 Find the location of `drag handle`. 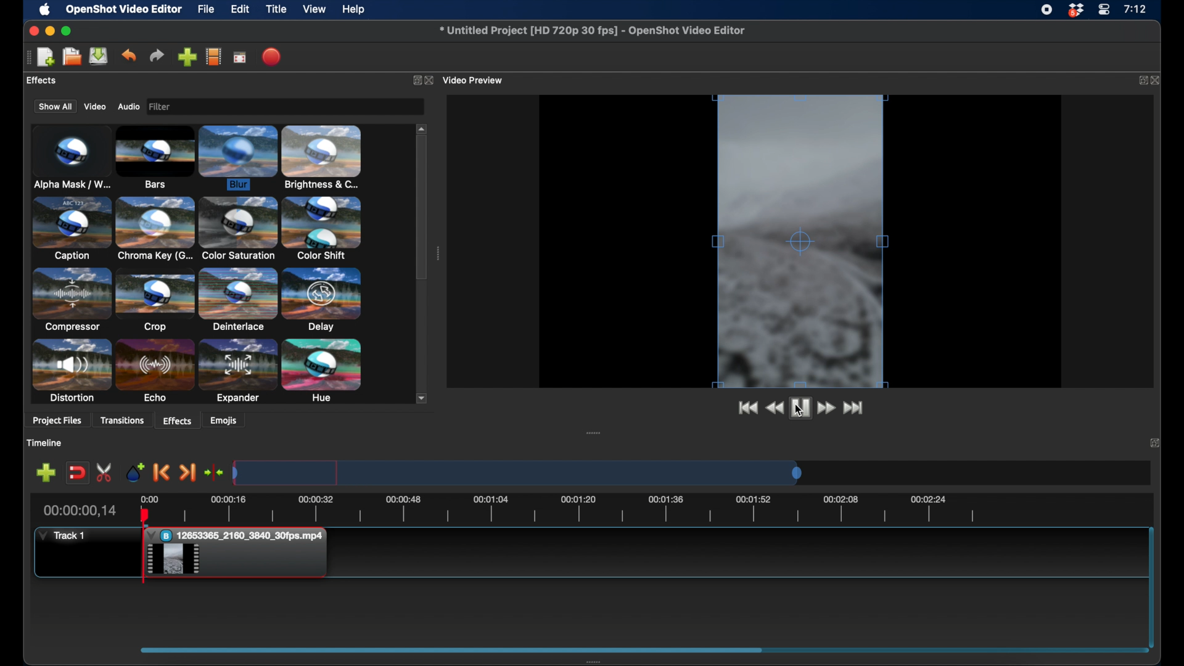

drag handle is located at coordinates (25, 57).